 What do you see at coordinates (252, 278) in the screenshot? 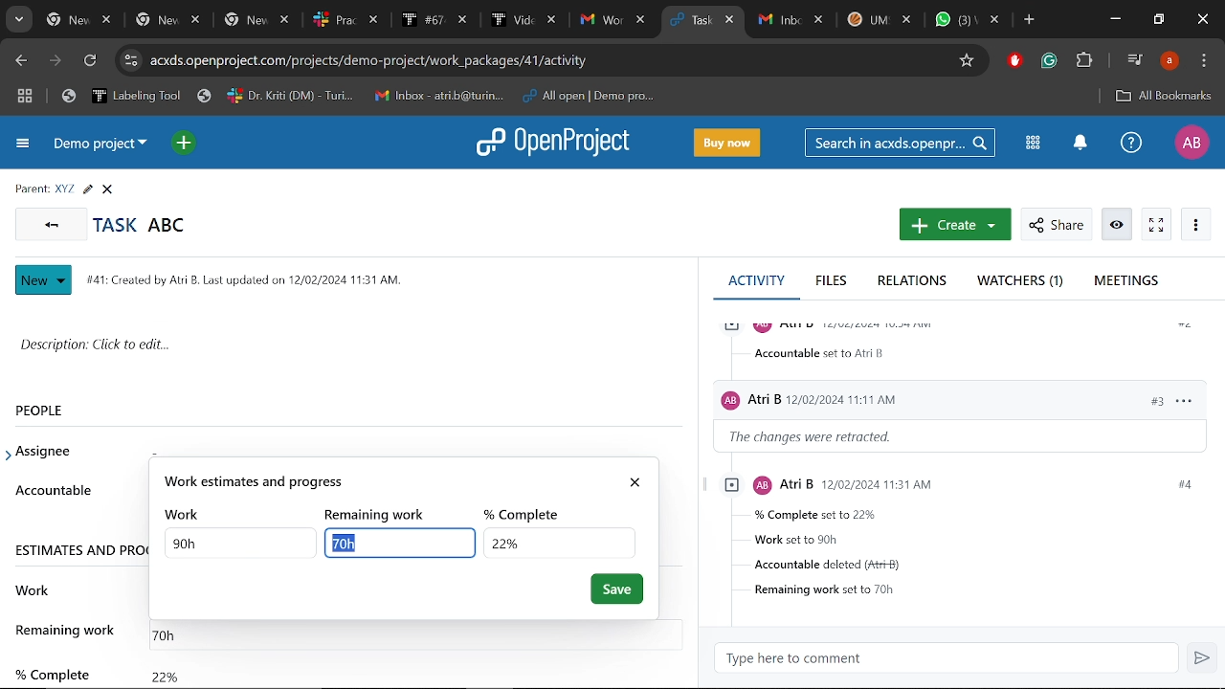
I see `task info` at bounding box center [252, 278].